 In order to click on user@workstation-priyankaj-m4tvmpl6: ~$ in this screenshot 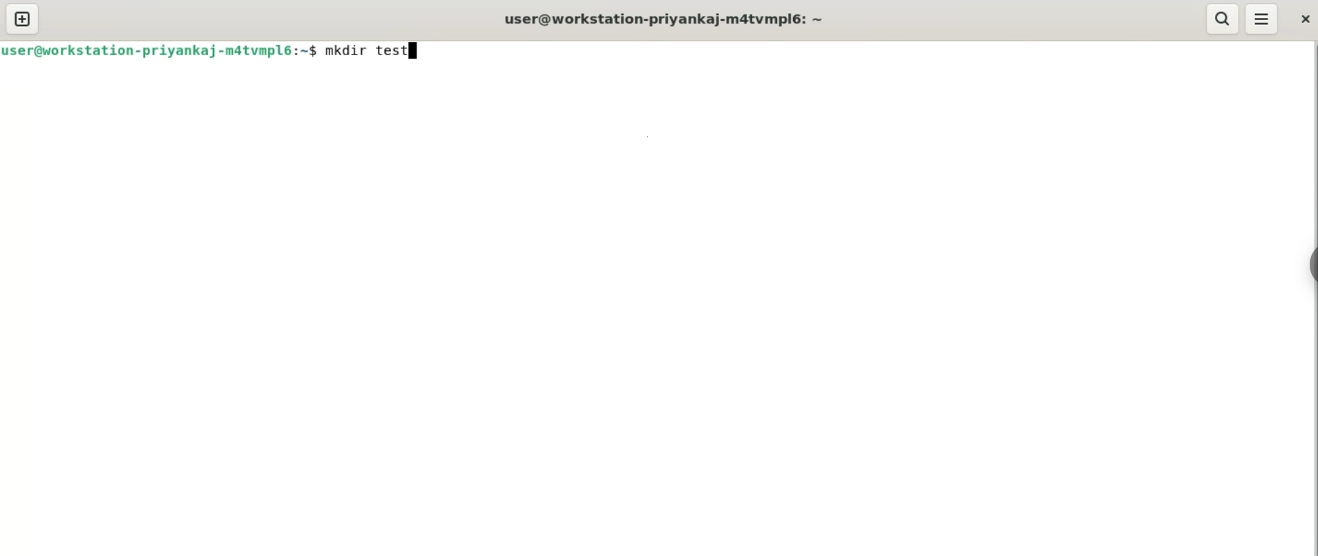, I will do `click(160, 50)`.